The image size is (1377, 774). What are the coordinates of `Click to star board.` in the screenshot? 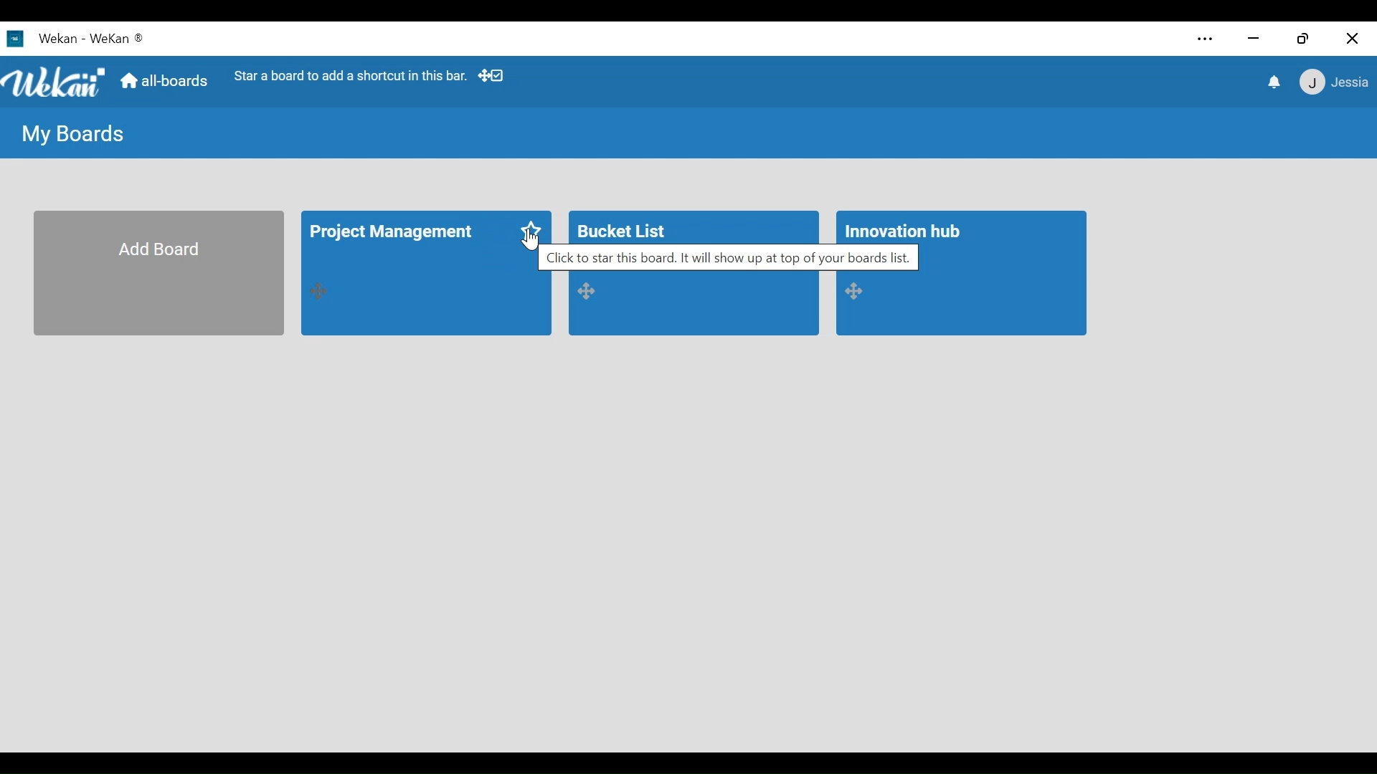 It's located at (729, 260).